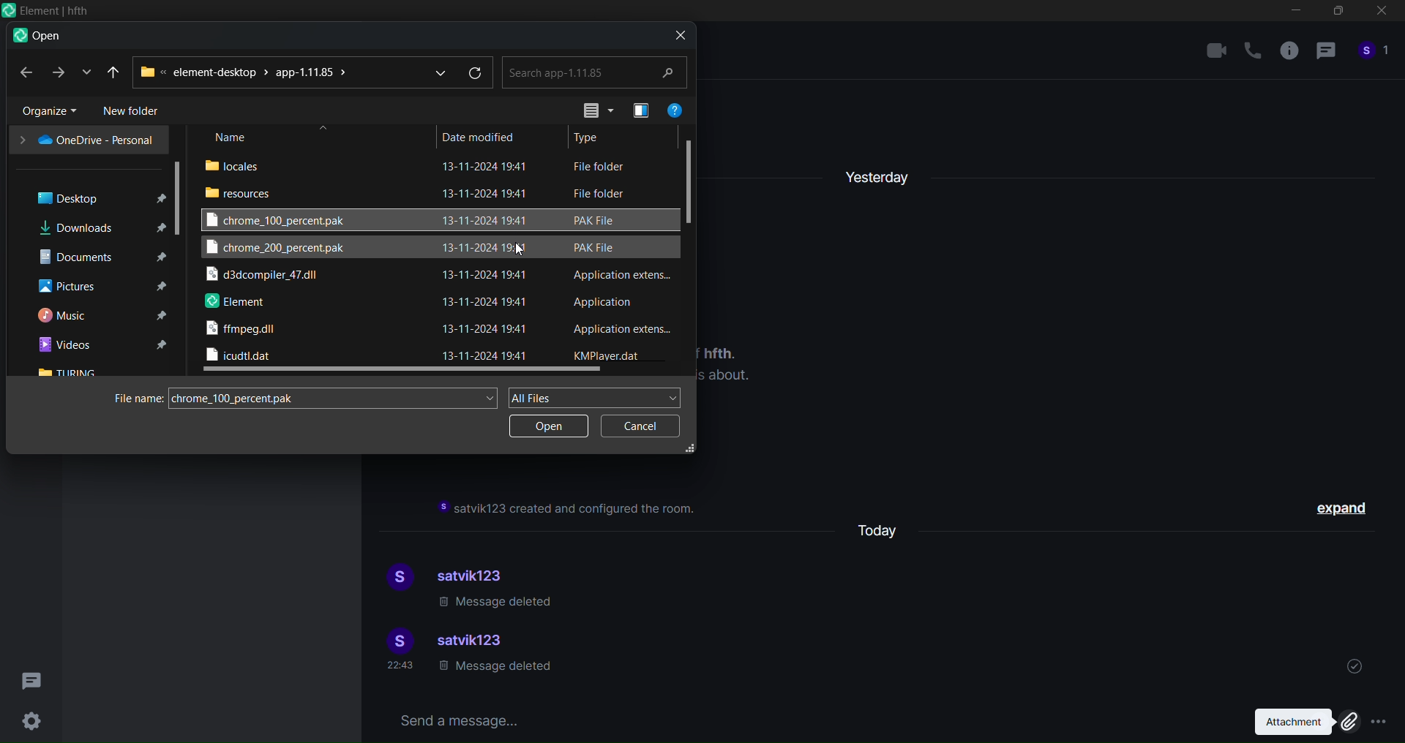 The image size is (1405, 743). I want to click on back, so click(24, 72).